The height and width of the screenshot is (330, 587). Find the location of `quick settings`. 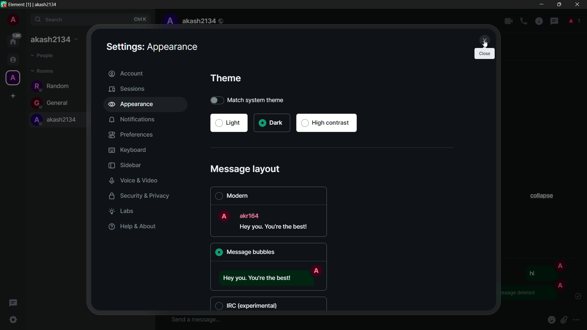

quick settings is located at coordinates (14, 320).